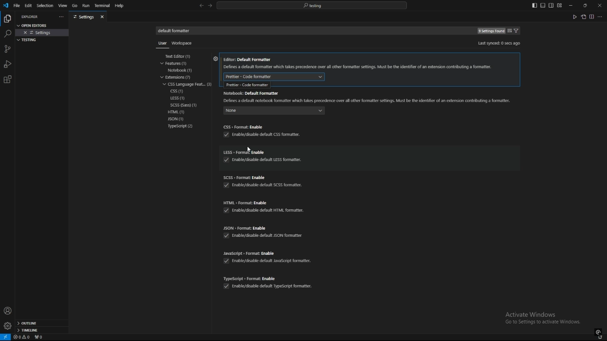 This screenshot has height=341, width=607. What do you see at coordinates (182, 119) in the screenshot?
I see `json` at bounding box center [182, 119].